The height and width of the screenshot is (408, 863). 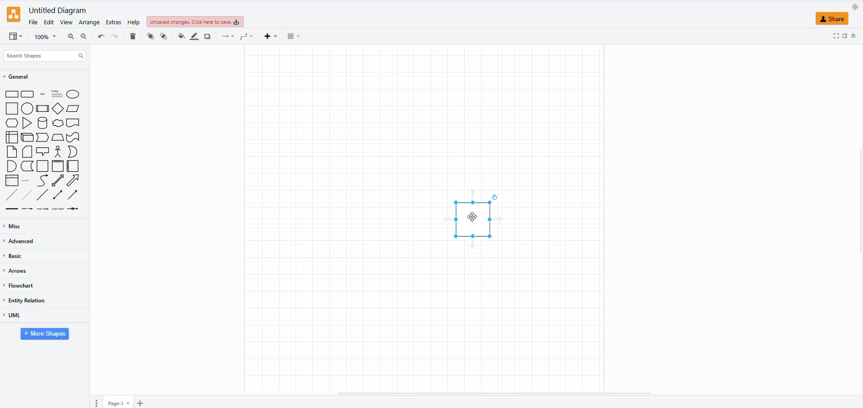 I want to click on container, so click(x=43, y=166).